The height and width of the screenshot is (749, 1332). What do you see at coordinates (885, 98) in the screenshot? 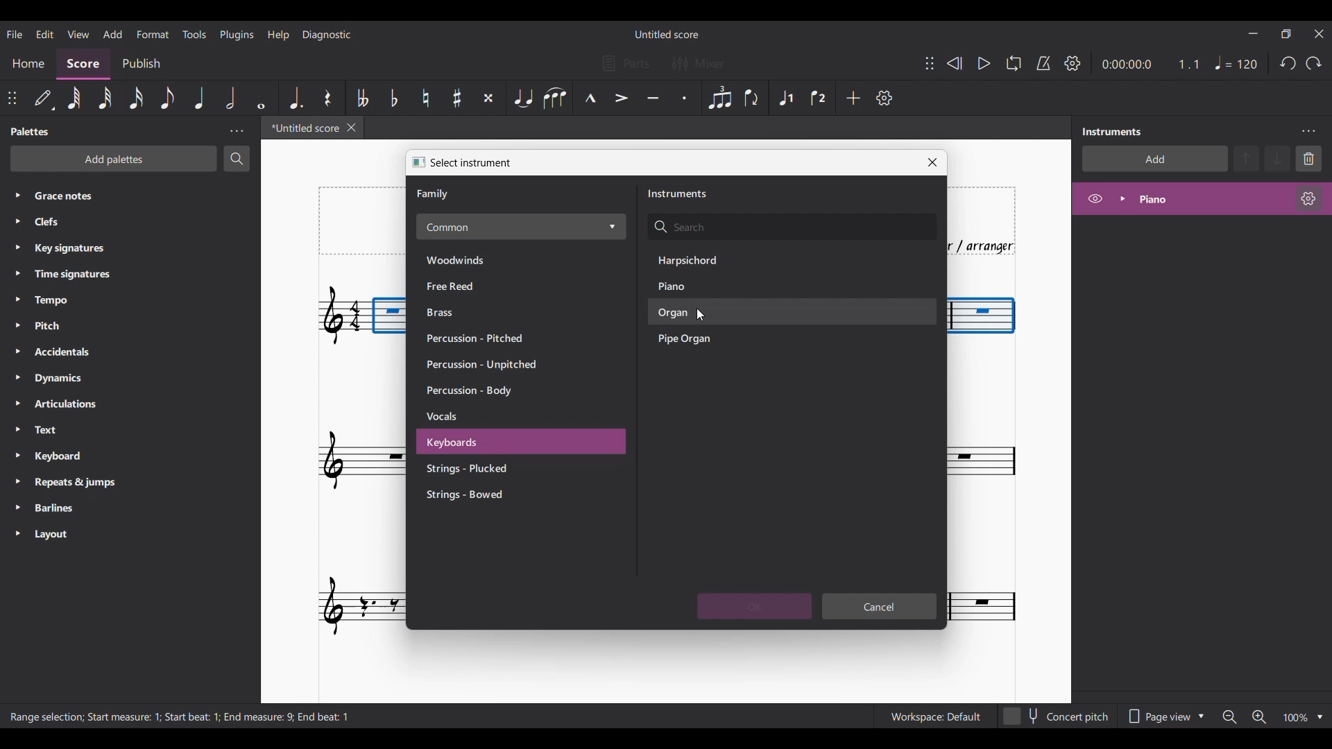
I see `Customize toolbar` at bounding box center [885, 98].